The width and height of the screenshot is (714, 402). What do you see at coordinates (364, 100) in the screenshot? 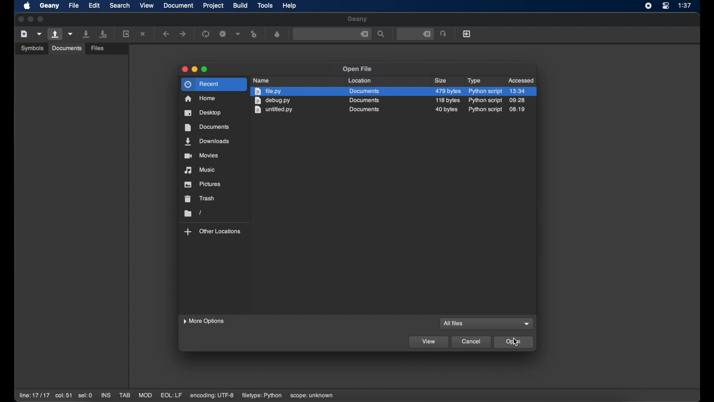
I see `documents` at bounding box center [364, 100].